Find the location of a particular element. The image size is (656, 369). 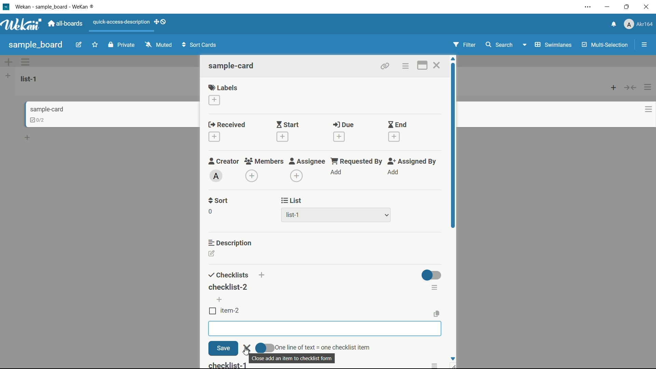

end is located at coordinates (397, 125).